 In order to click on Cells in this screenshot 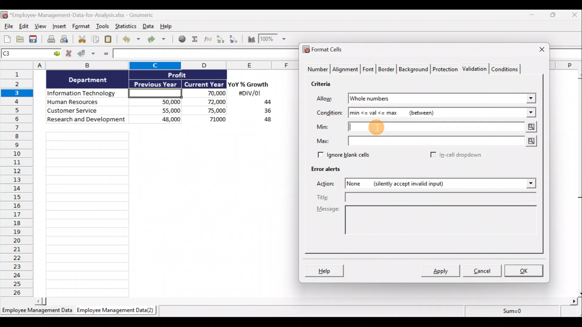, I will do `click(163, 212)`.